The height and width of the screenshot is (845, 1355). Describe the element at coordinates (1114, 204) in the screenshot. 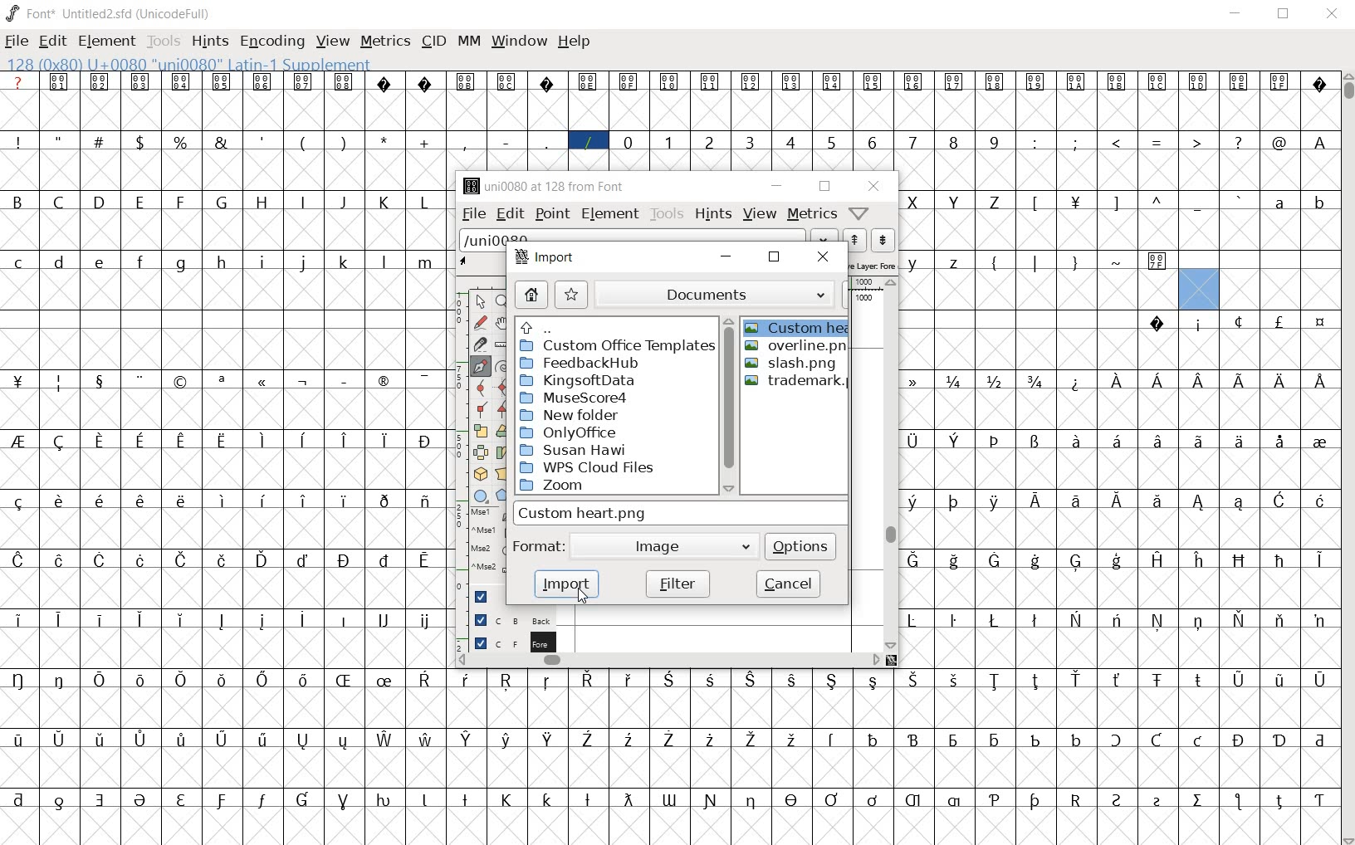

I see `glyph` at that location.